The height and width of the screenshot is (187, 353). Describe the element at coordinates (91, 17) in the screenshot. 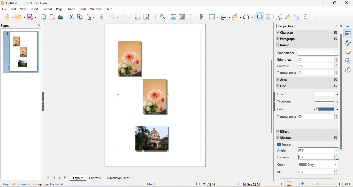

I see `paste` at that location.